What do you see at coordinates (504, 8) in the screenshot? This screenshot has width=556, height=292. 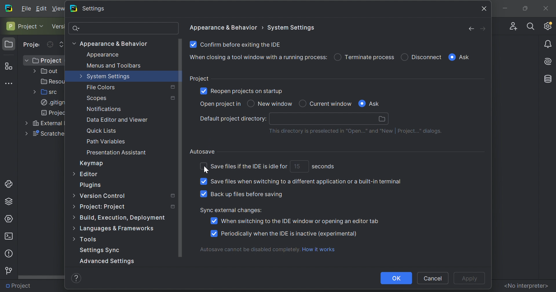 I see `Minimize` at bounding box center [504, 8].